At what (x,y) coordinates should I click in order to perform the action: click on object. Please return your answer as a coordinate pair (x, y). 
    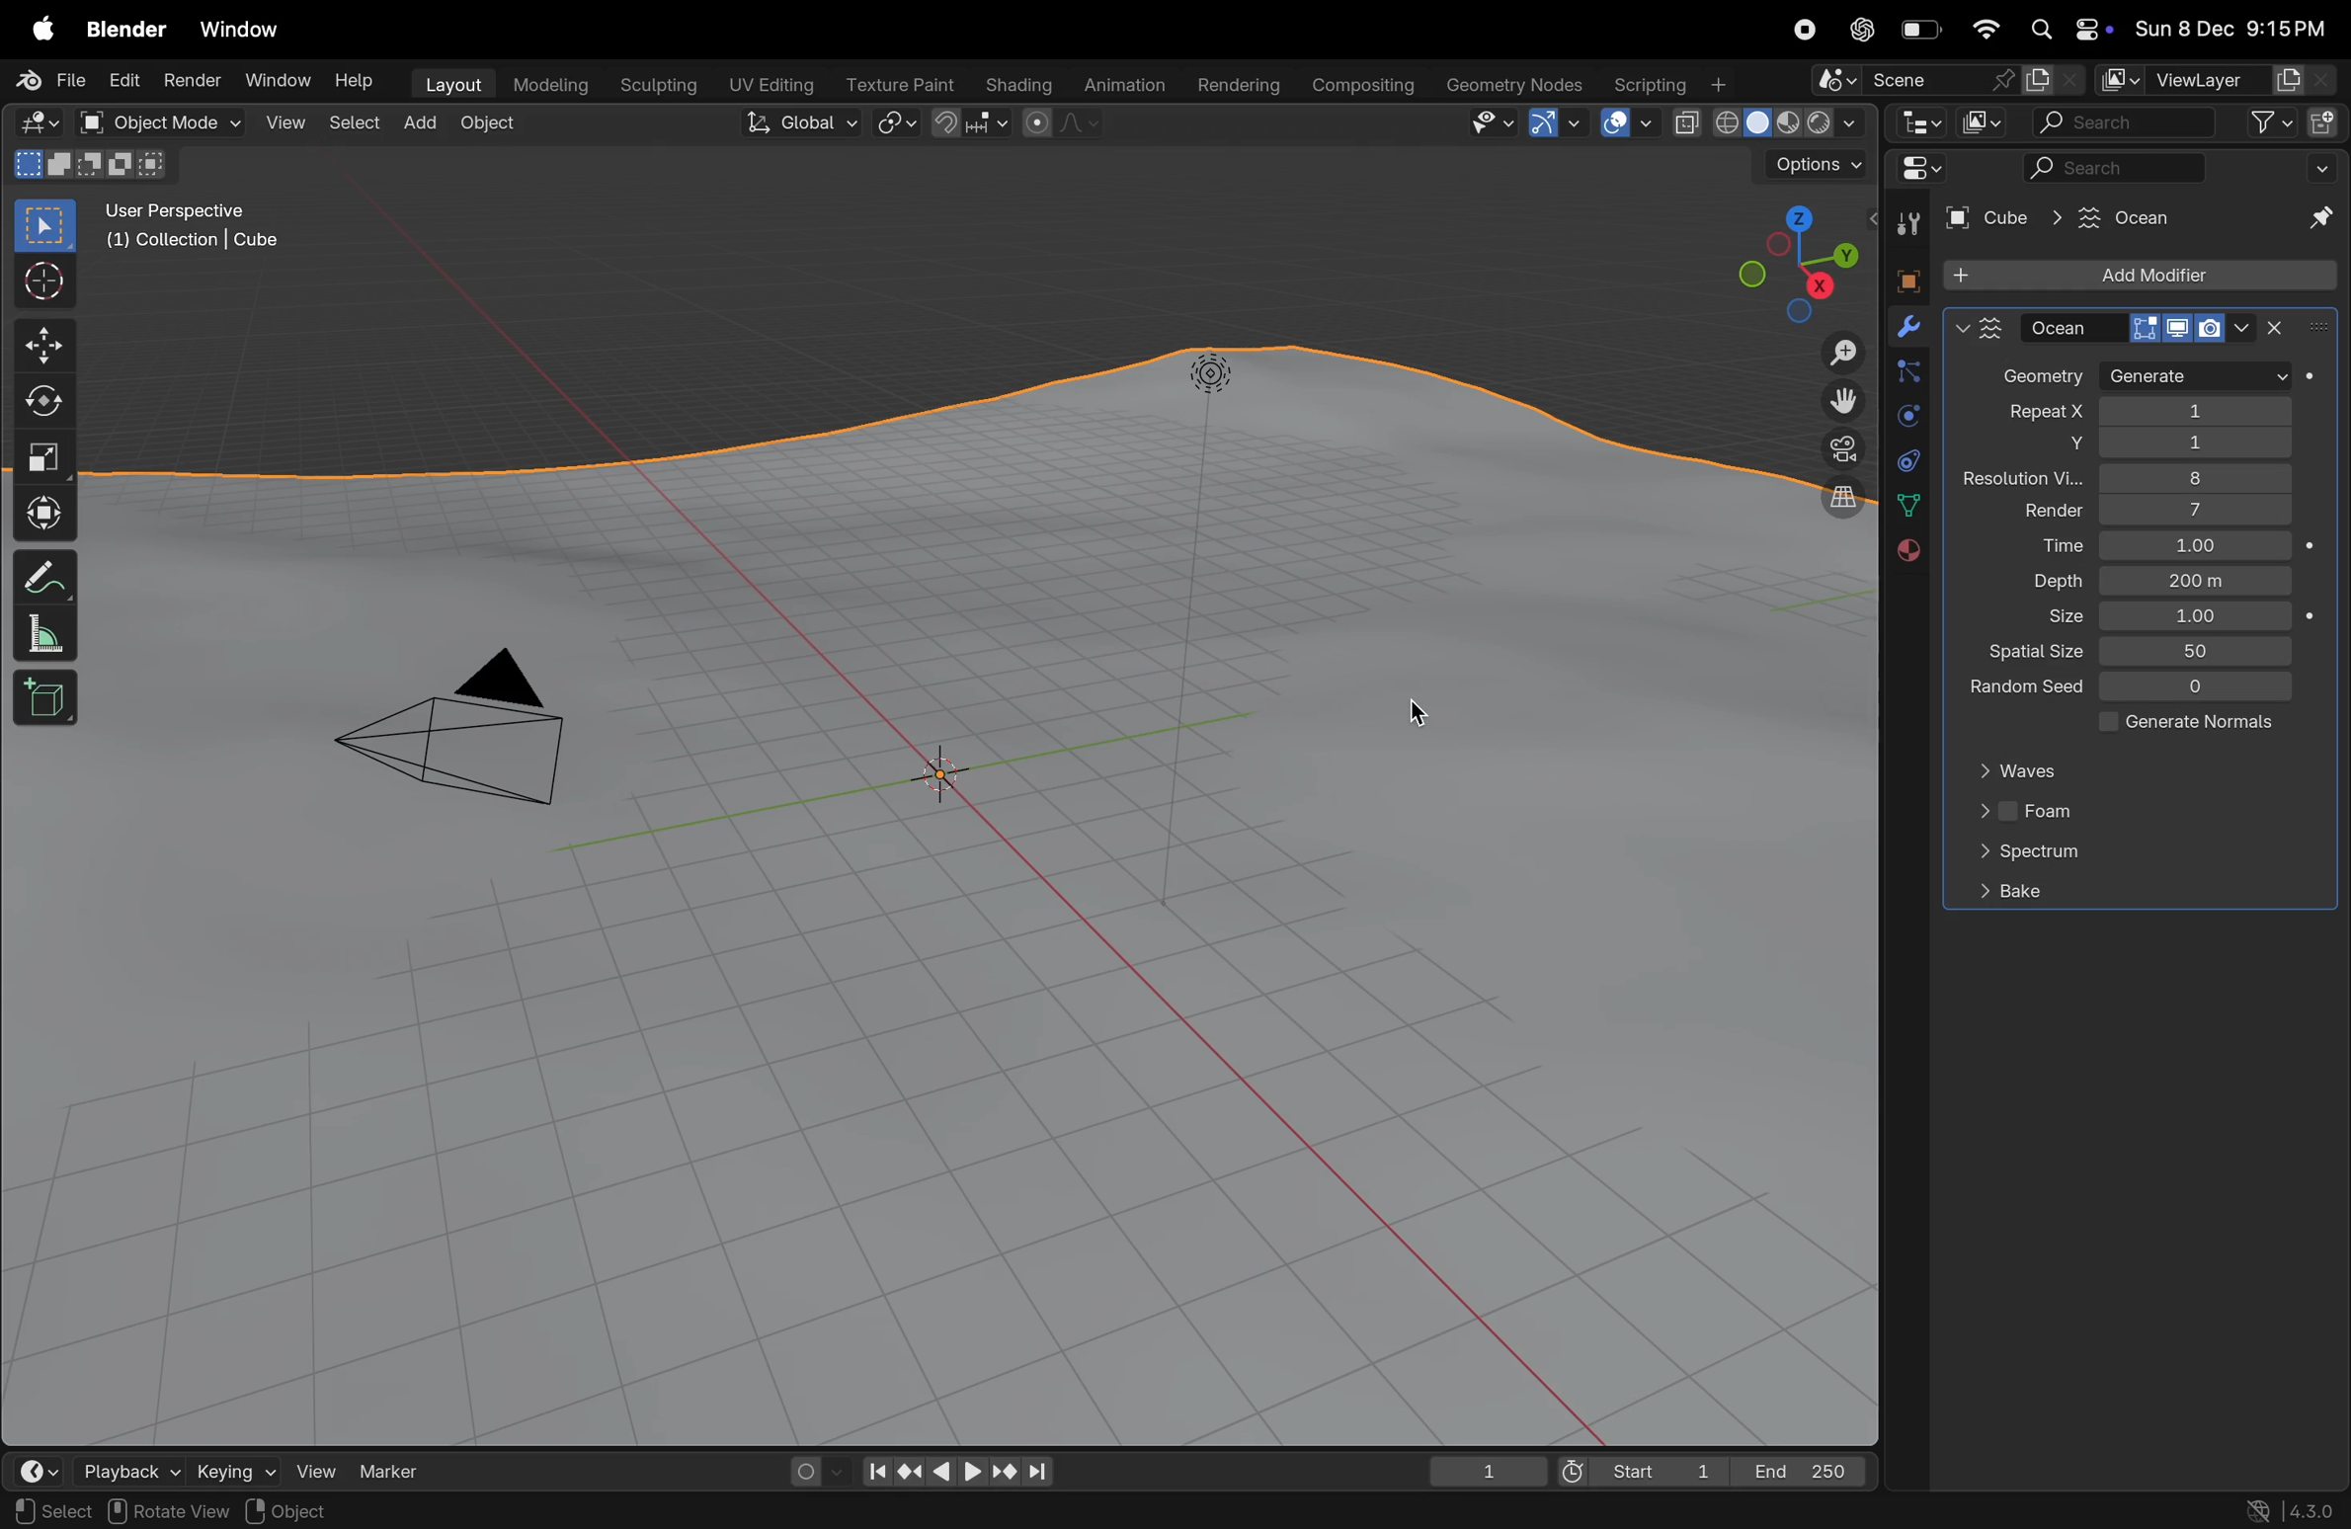
    Looking at the image, I should click on (497, 126).